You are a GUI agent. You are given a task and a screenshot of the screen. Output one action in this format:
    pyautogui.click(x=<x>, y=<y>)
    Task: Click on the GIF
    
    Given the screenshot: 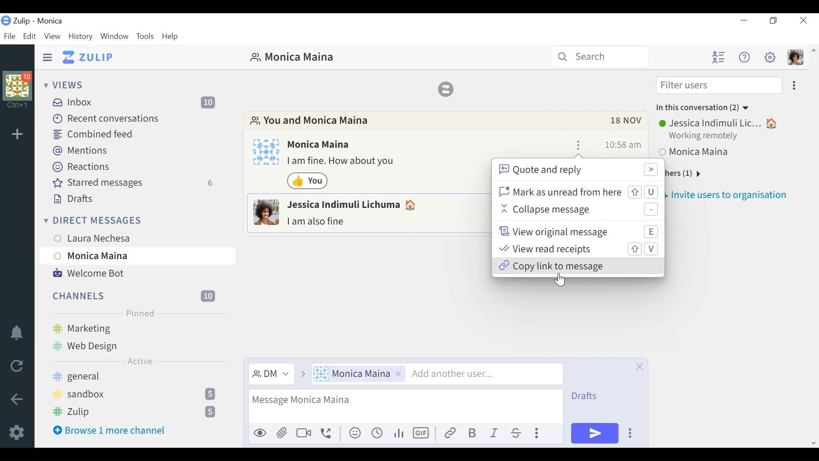 What is the action you would take?
    pyautogui.click(x=422, y=433)
    